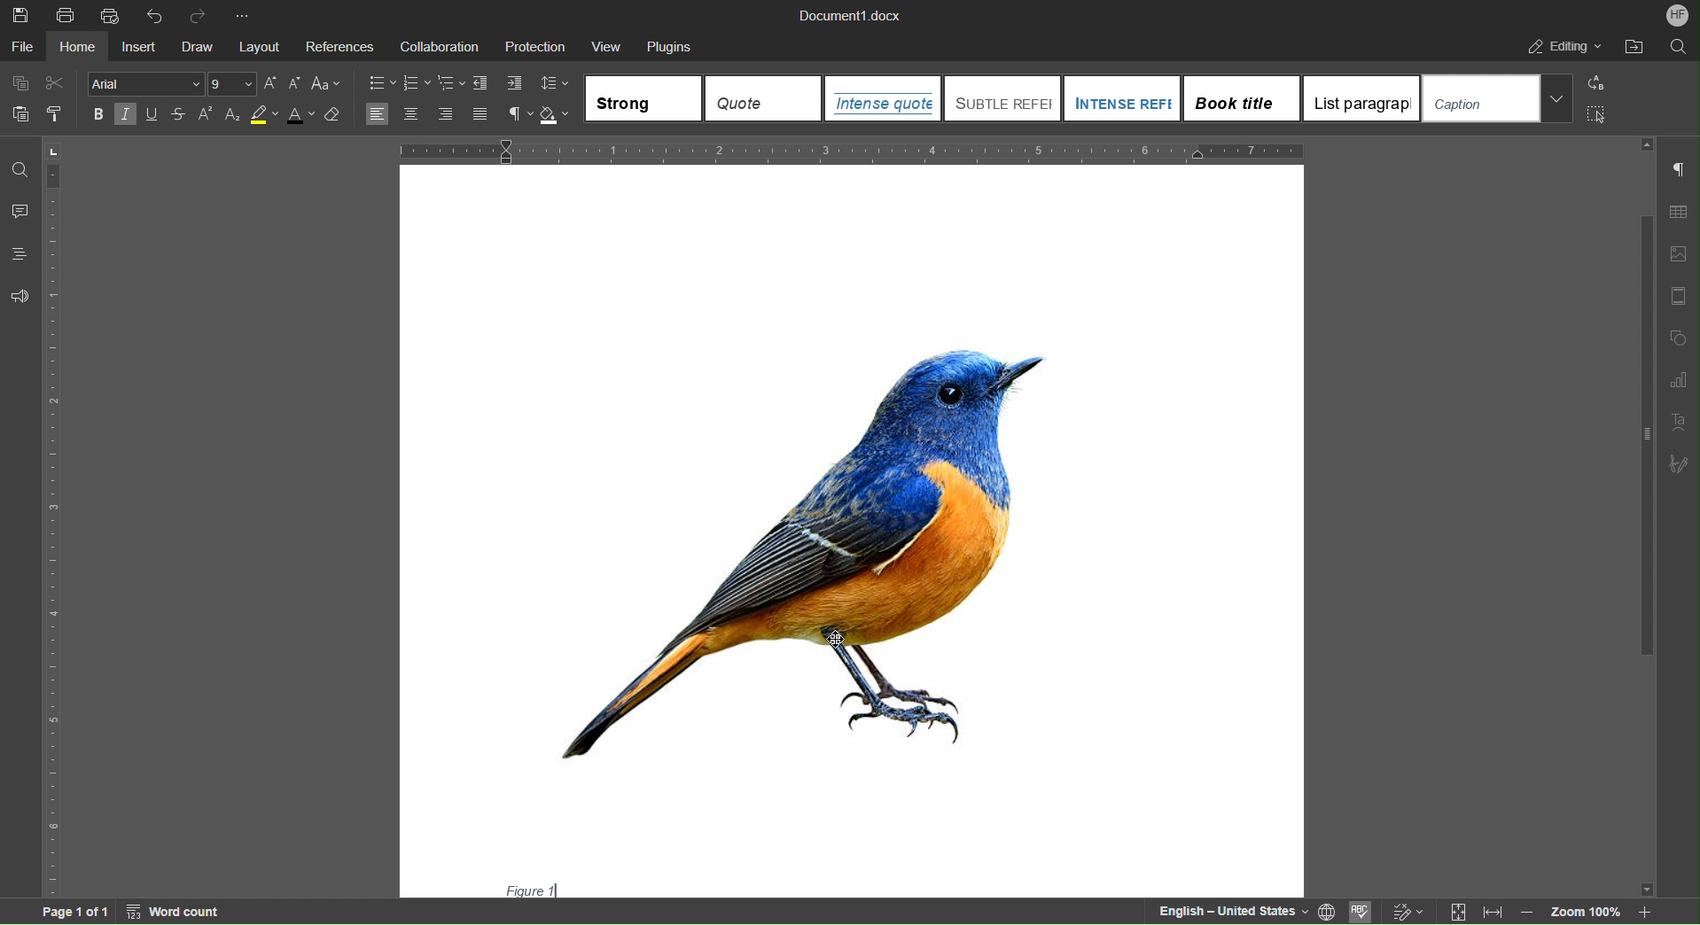 Image resolution: width=1700 pixels, height=925 pixels. I want to click on Align Left, so click(380, 114).